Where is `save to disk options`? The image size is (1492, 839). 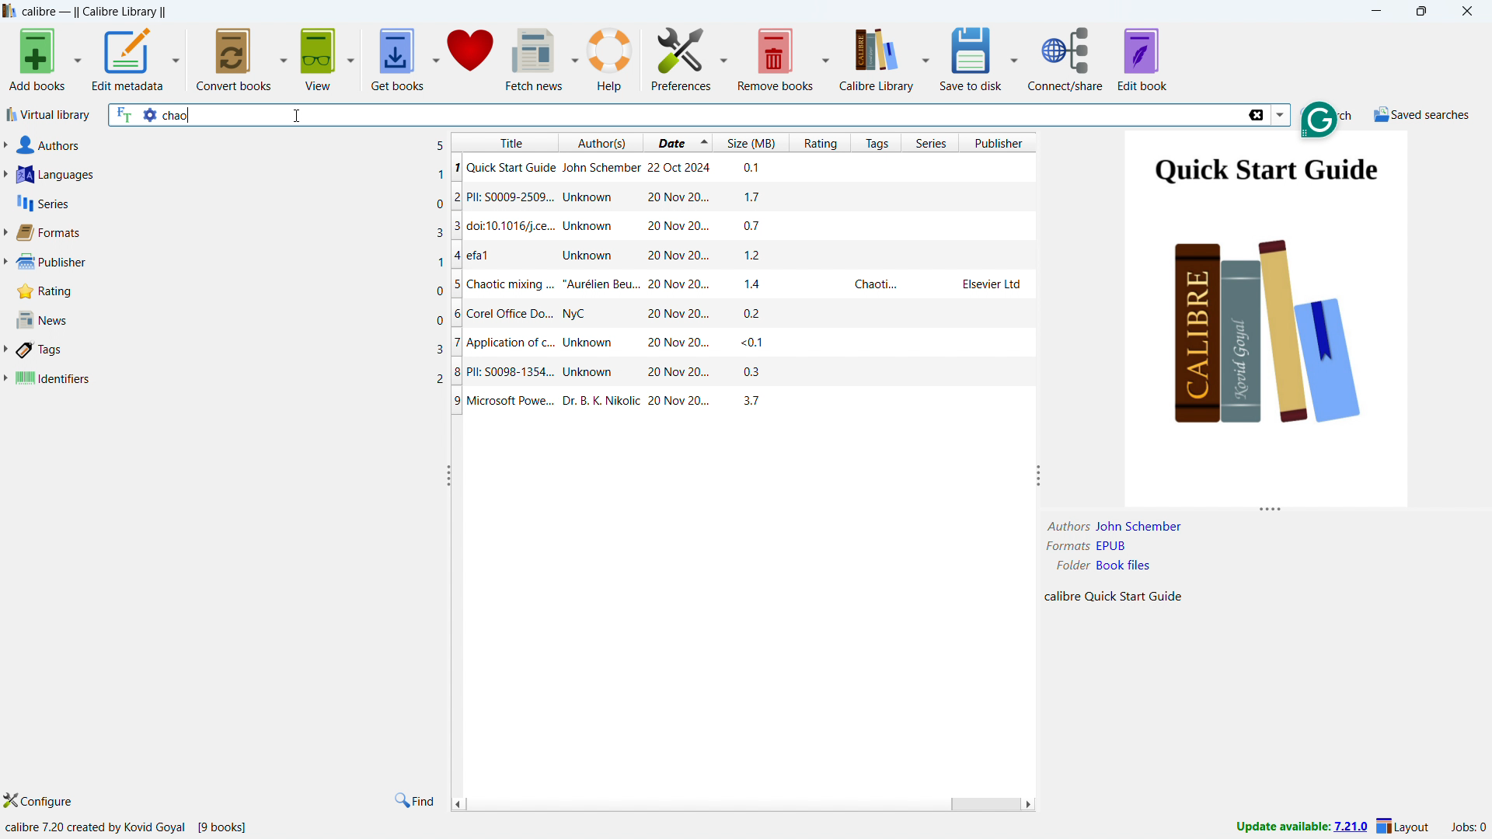
save to disk options is located at coordinates (1014, 57).